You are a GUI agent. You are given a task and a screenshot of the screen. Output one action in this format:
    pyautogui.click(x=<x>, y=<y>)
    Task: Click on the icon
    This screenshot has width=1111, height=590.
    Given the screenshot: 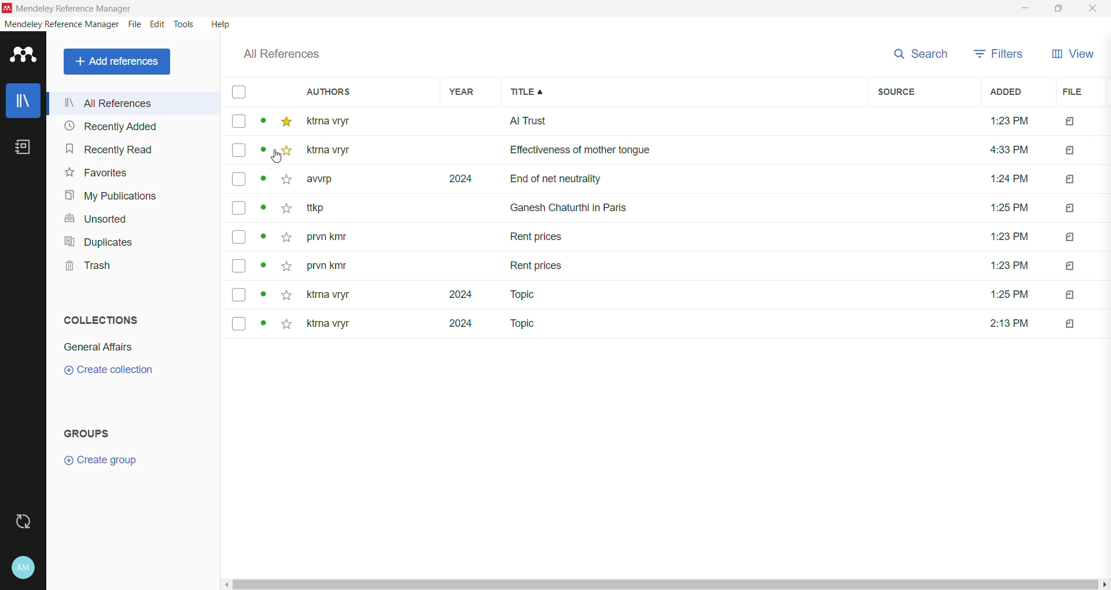 What is the action you would take?
    pyautogui.click(x=1073, y=238)
    